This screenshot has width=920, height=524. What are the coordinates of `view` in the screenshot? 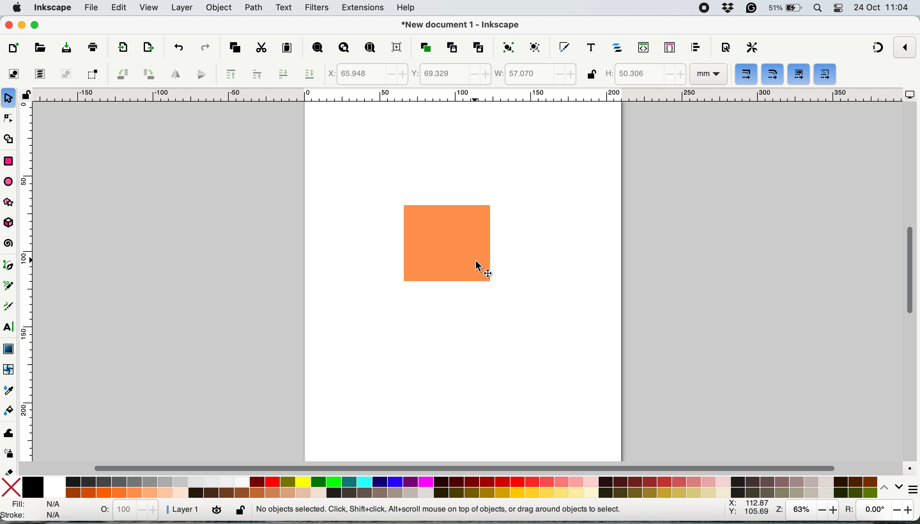 It's located at (150, 8).